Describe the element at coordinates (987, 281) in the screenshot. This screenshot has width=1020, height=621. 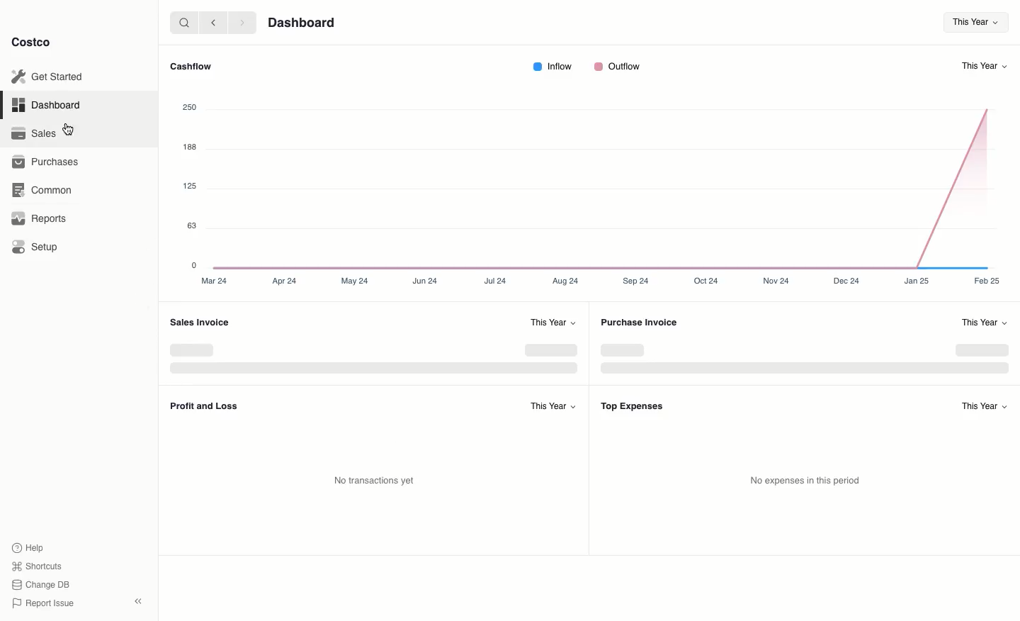
I see `Feb 25` at that location.